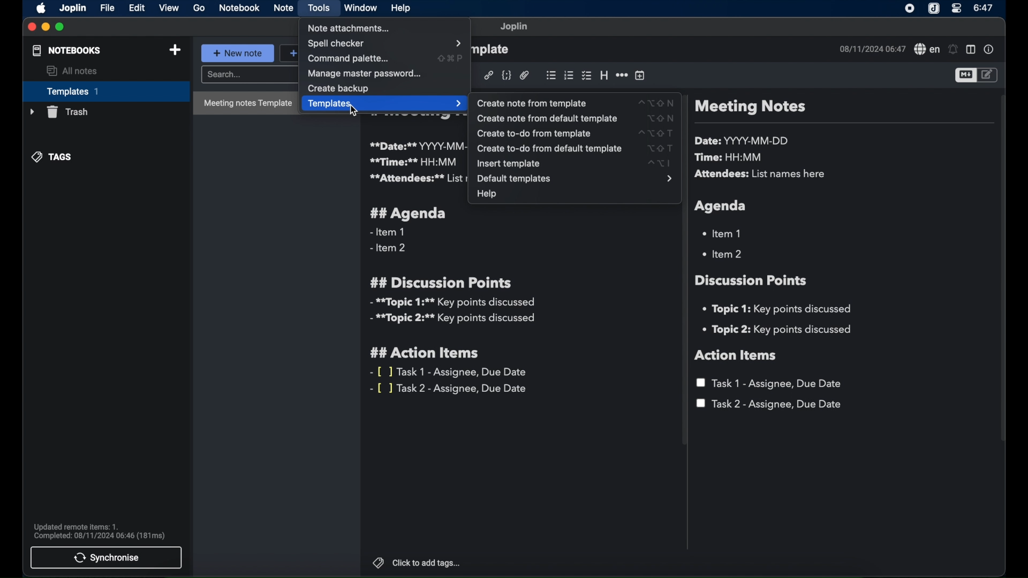  Describe the element at coordinates (487, 195) in the screenshot. I see `help` at that location.